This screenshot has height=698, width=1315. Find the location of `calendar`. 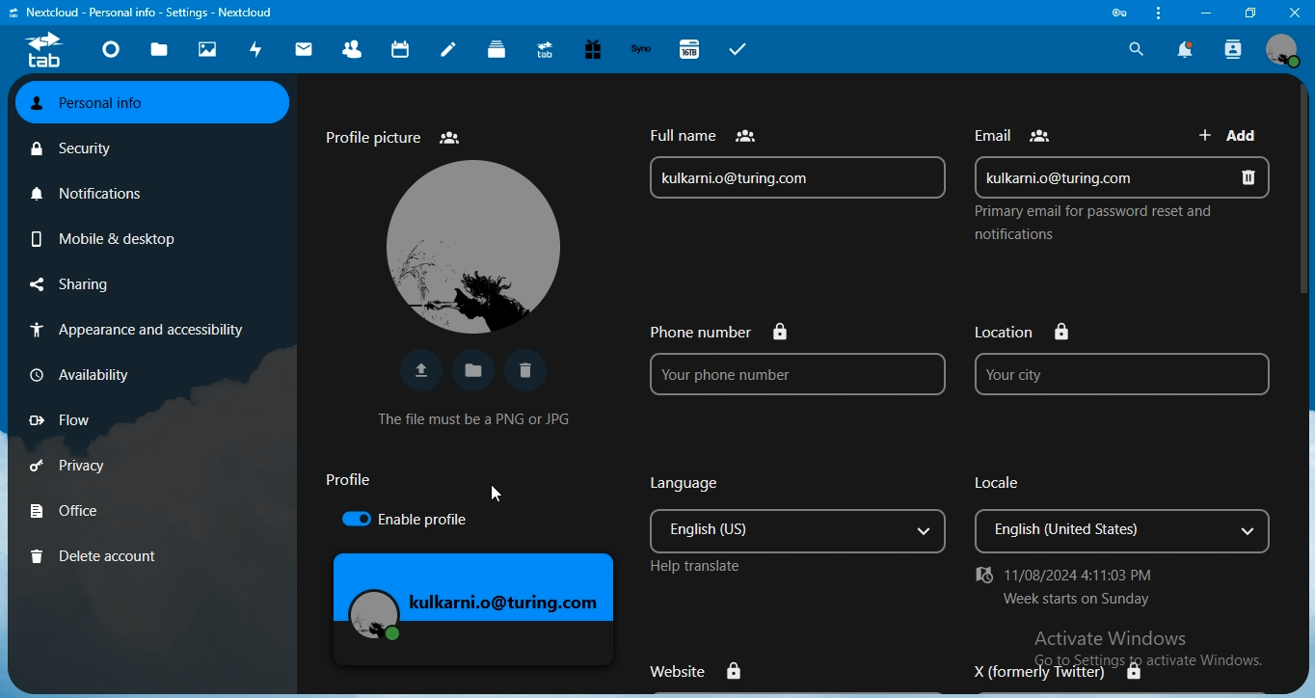

calendar is located at coordinates (401, 48).